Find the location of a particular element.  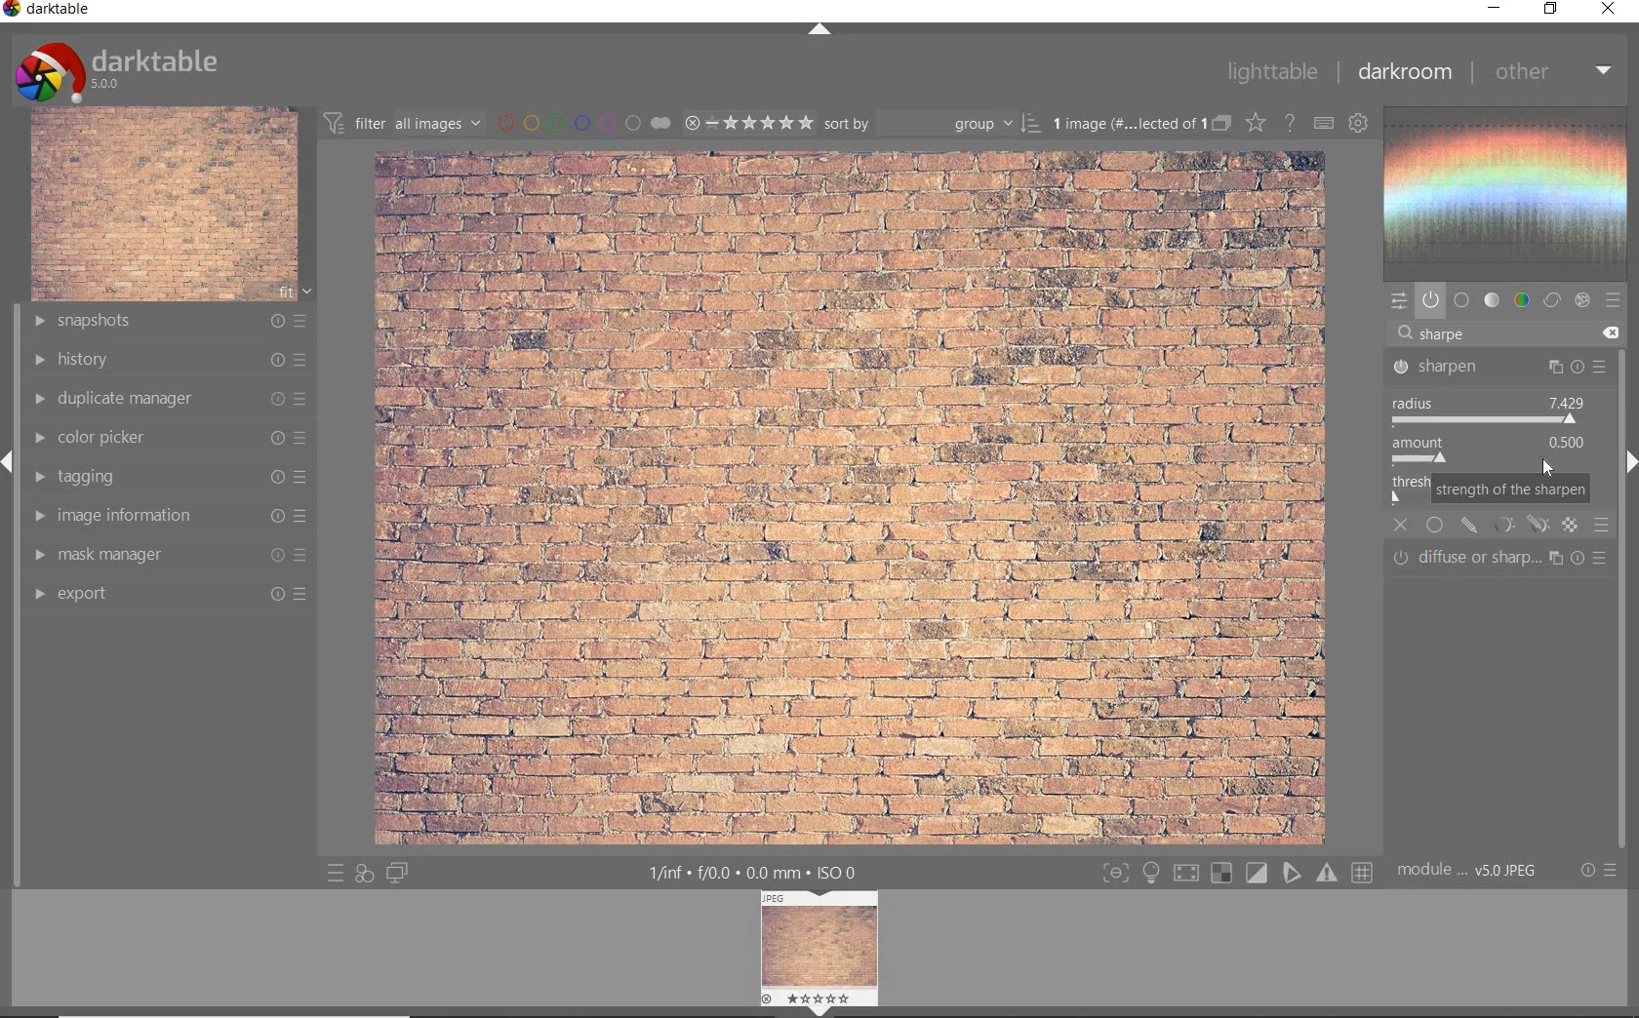

DIFFUSE OR SHARPENNING is located at coordinates (1503, 558).